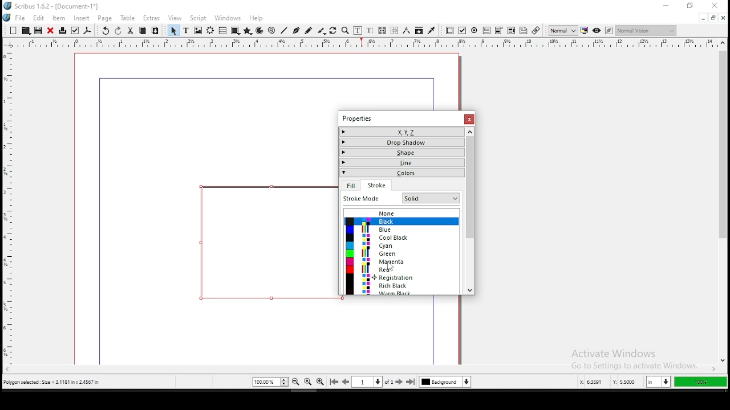  Describe the element at coordinates (462, 31) in the screenshot. I see `pdf checkbox` at that location.